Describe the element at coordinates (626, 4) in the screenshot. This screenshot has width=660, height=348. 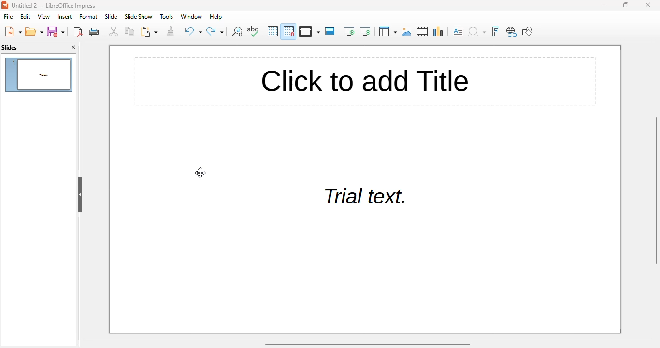
I see `maximize` at that location.